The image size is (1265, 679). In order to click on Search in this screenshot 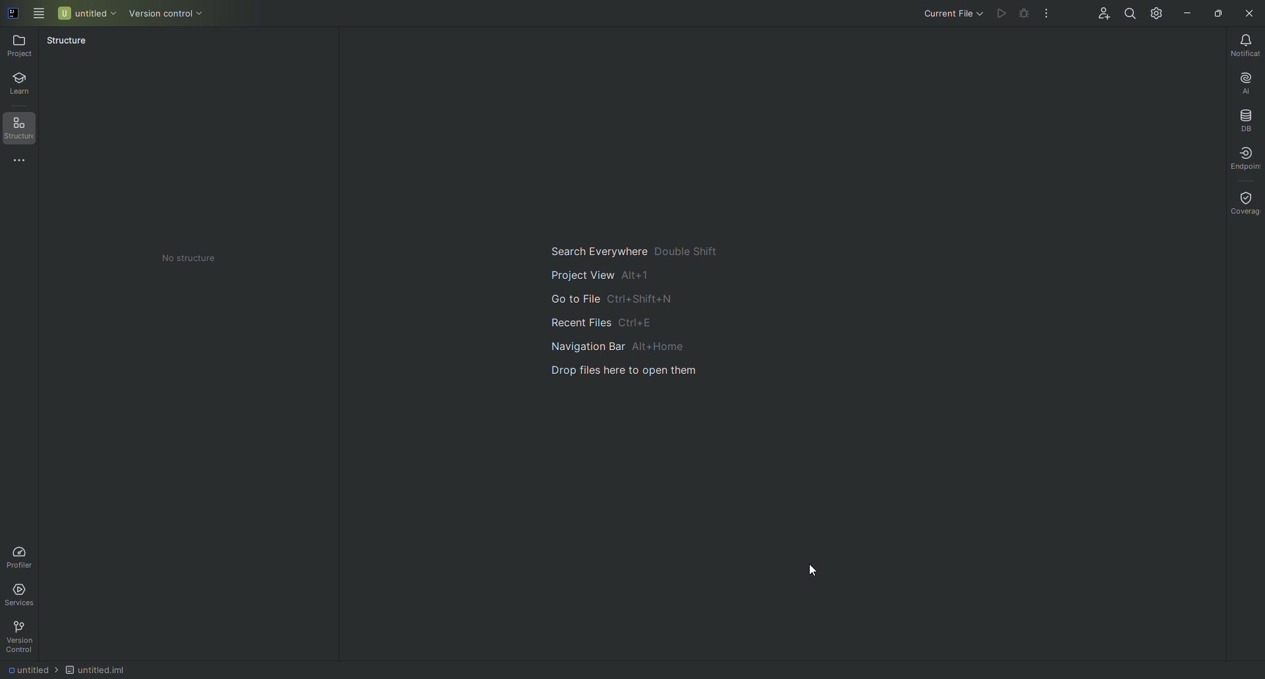, I will do `click(1131, 14)`.